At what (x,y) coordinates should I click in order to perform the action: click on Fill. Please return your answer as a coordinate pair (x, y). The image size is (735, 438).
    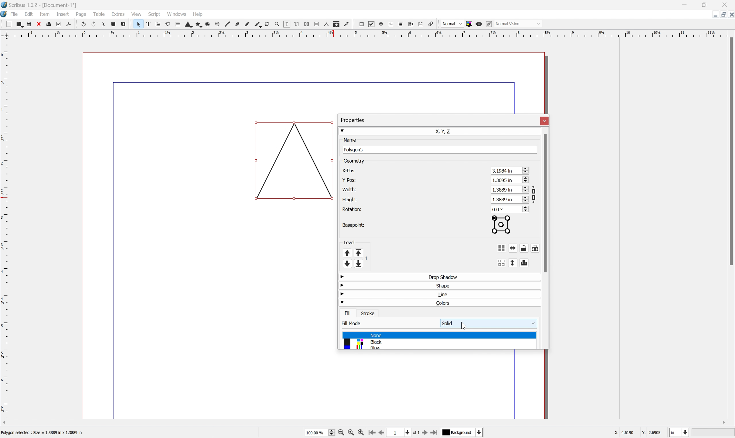
    Looking at the image, I should click on (349, 313).